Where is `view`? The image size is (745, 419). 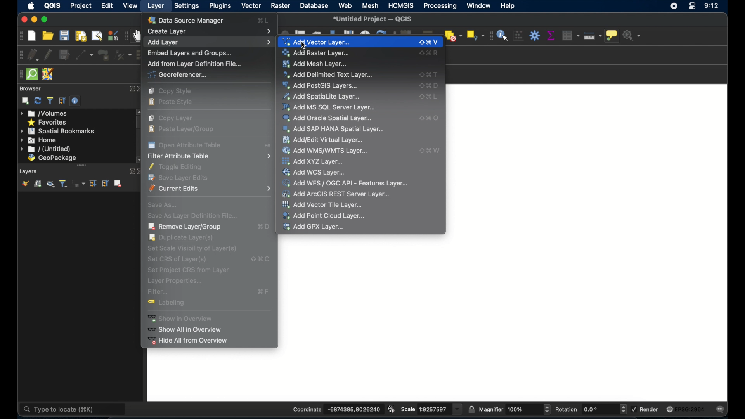
view is located at coordinates (131, 5).